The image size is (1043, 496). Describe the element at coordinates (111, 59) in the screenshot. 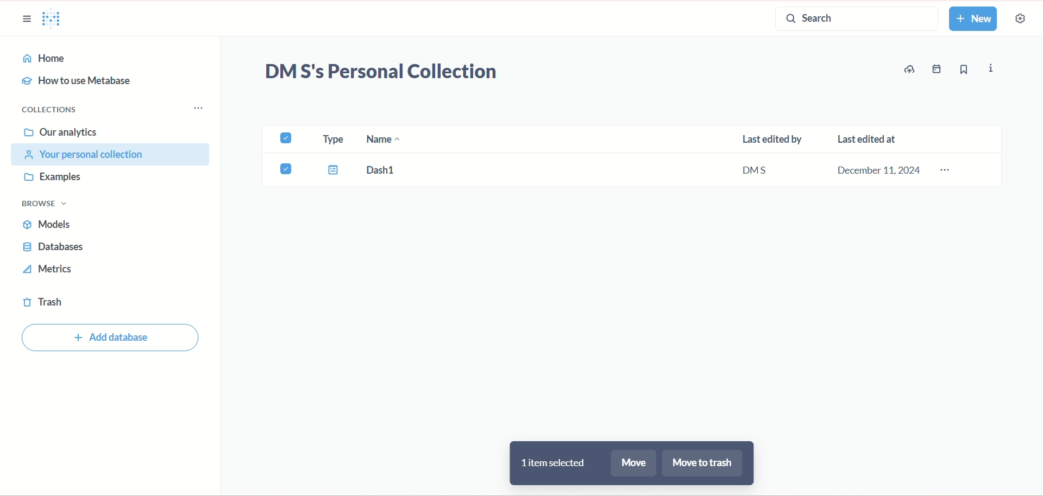

I see `home` at that location.